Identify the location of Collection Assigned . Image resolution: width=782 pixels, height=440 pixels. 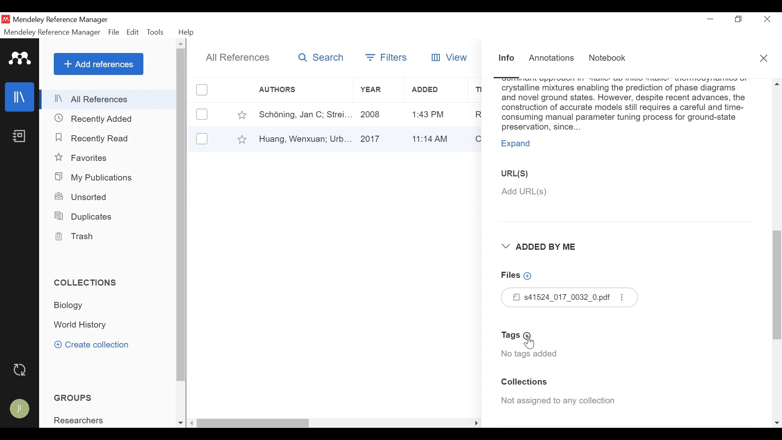
(562, 400).